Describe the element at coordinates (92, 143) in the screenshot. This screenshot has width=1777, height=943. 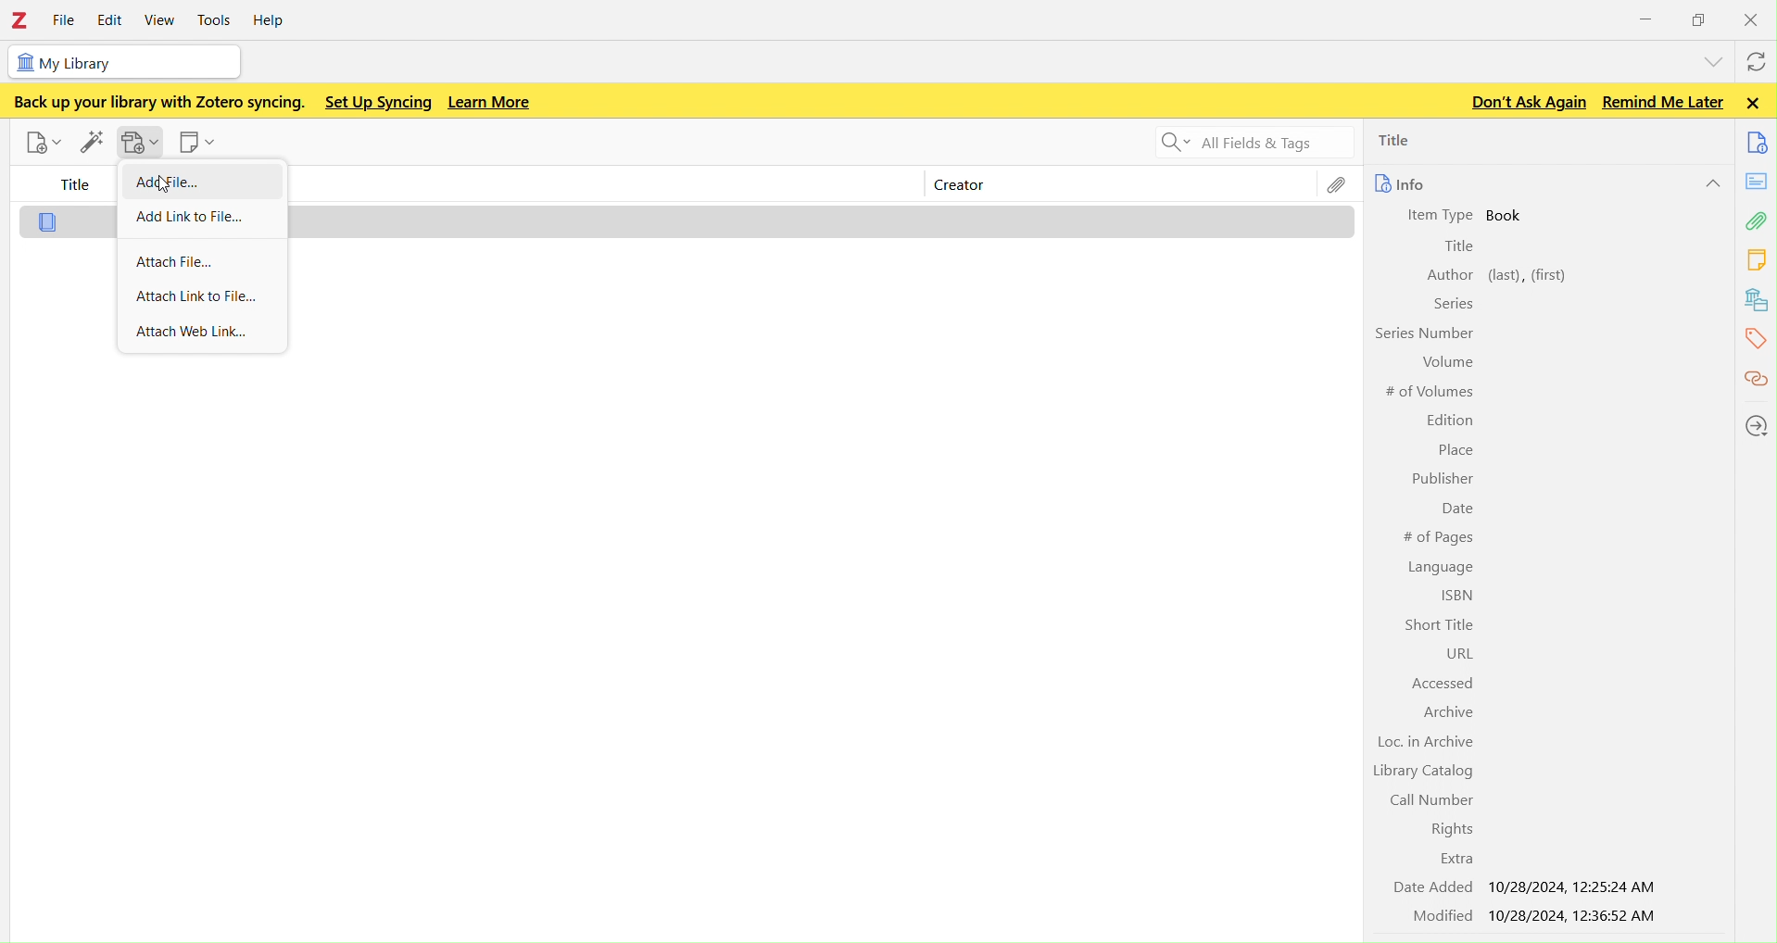
I see `add items` at that location.